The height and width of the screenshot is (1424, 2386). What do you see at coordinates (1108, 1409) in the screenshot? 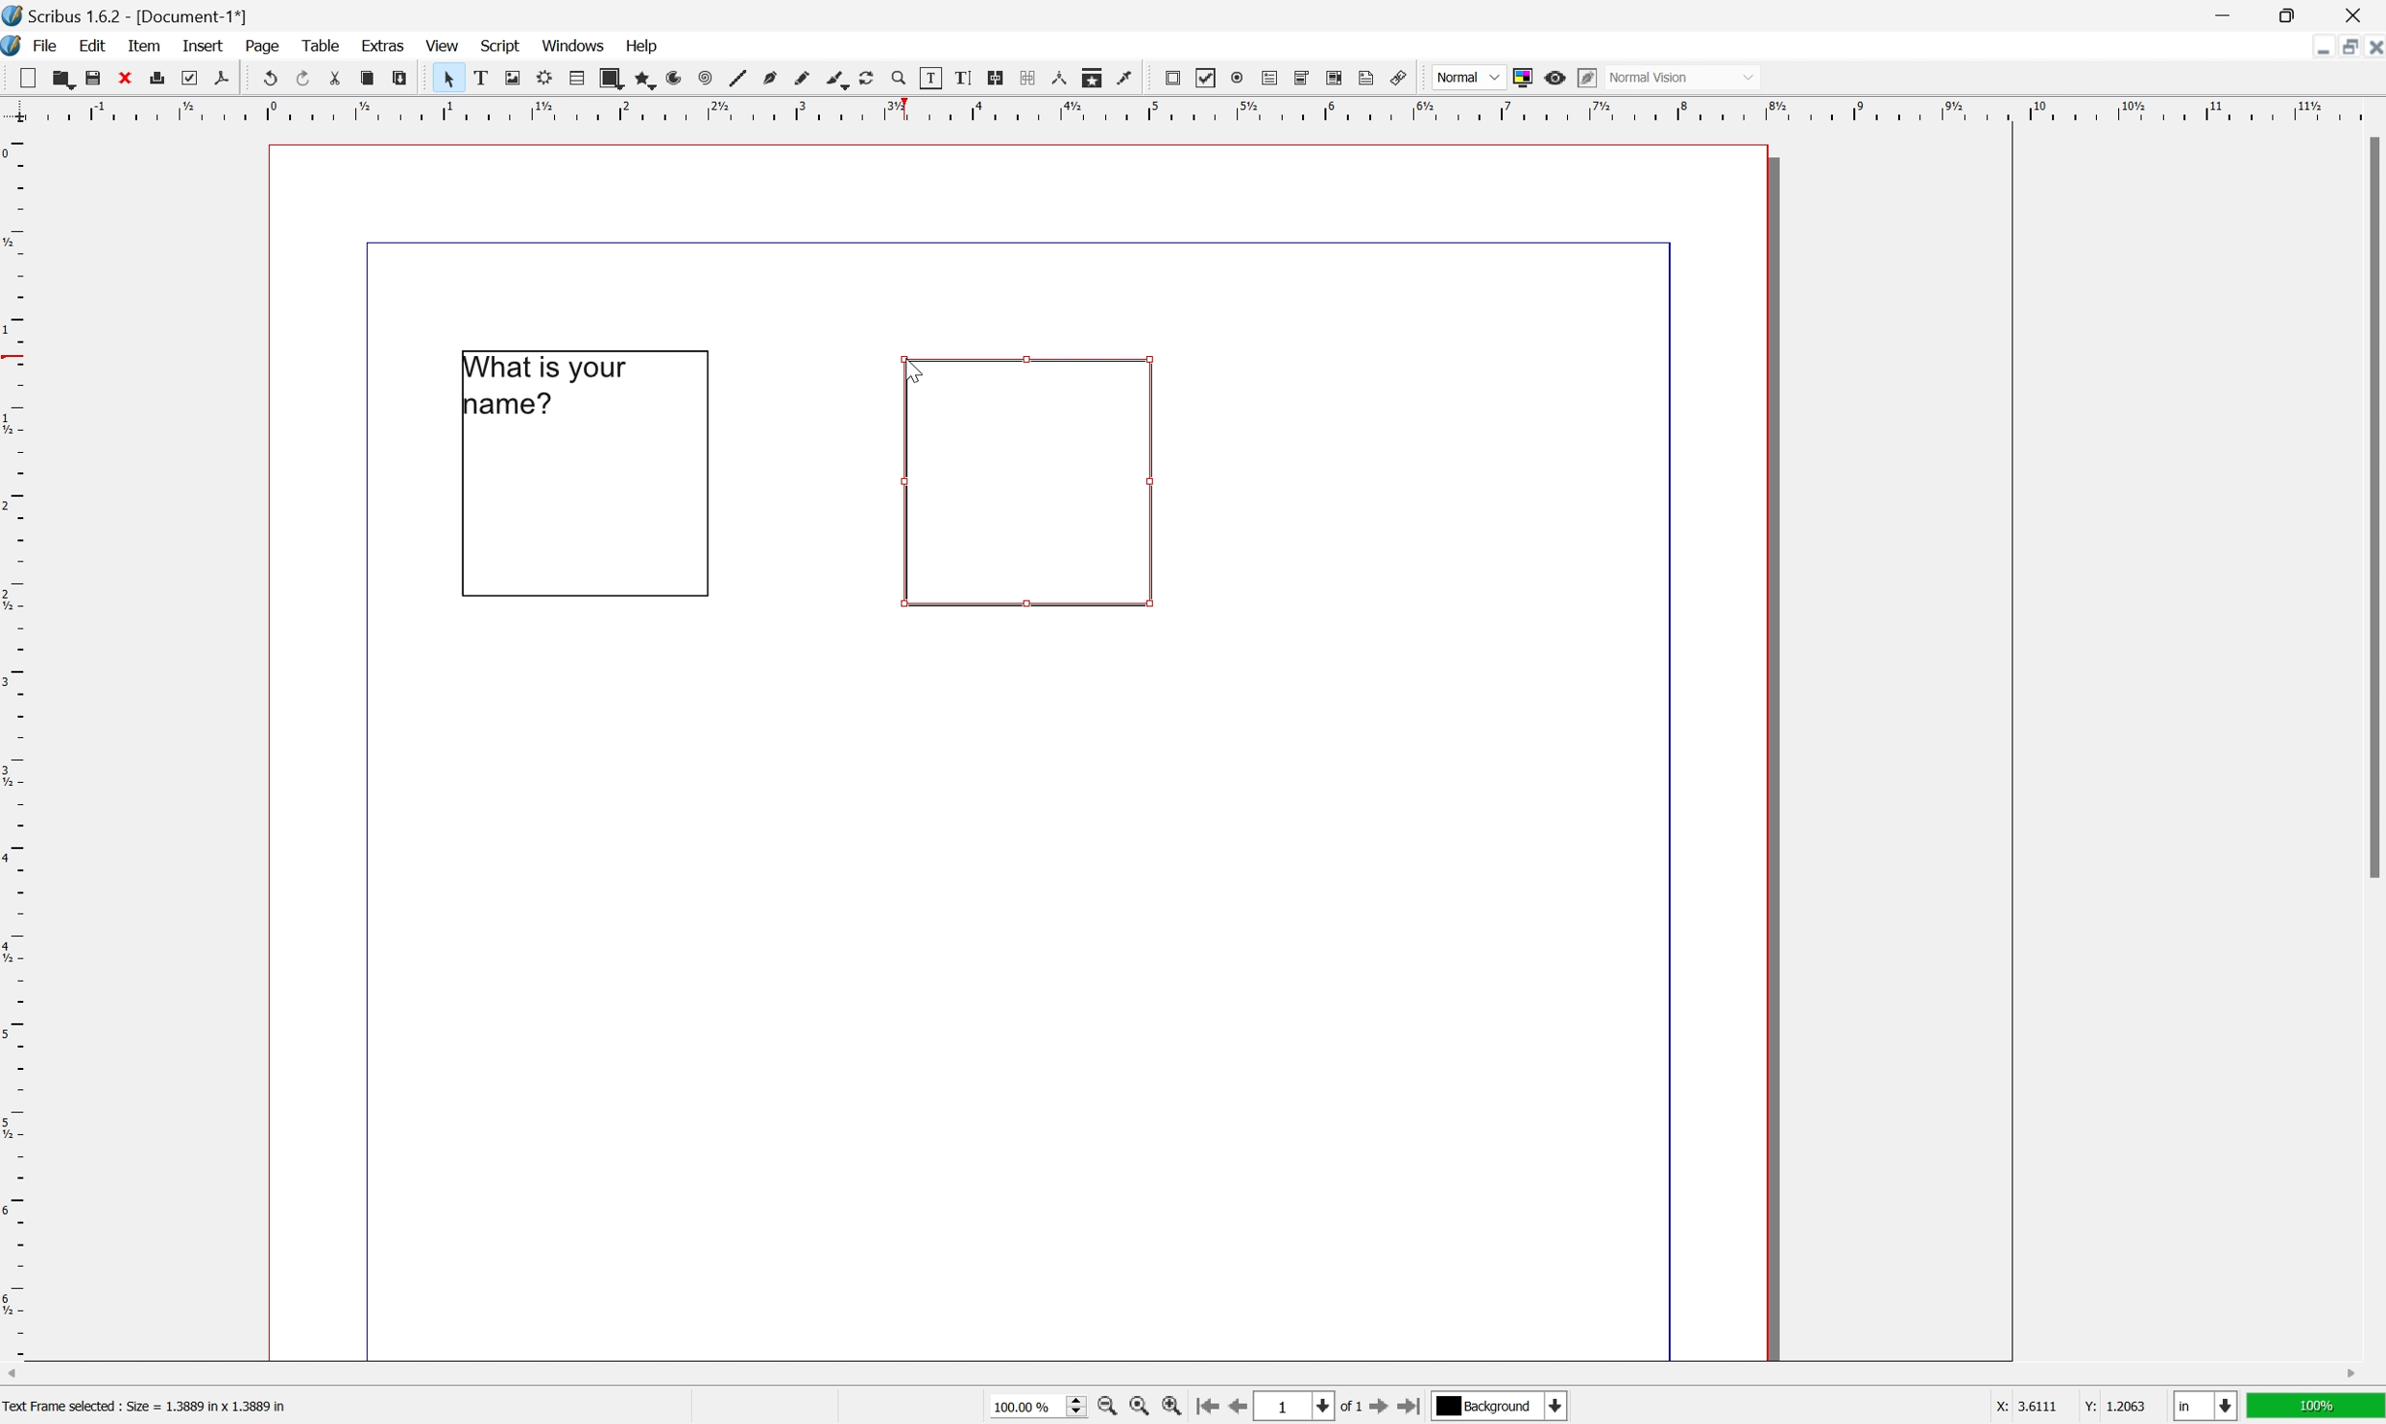
I see `zoom in` at bounding box center [1108, 1409].